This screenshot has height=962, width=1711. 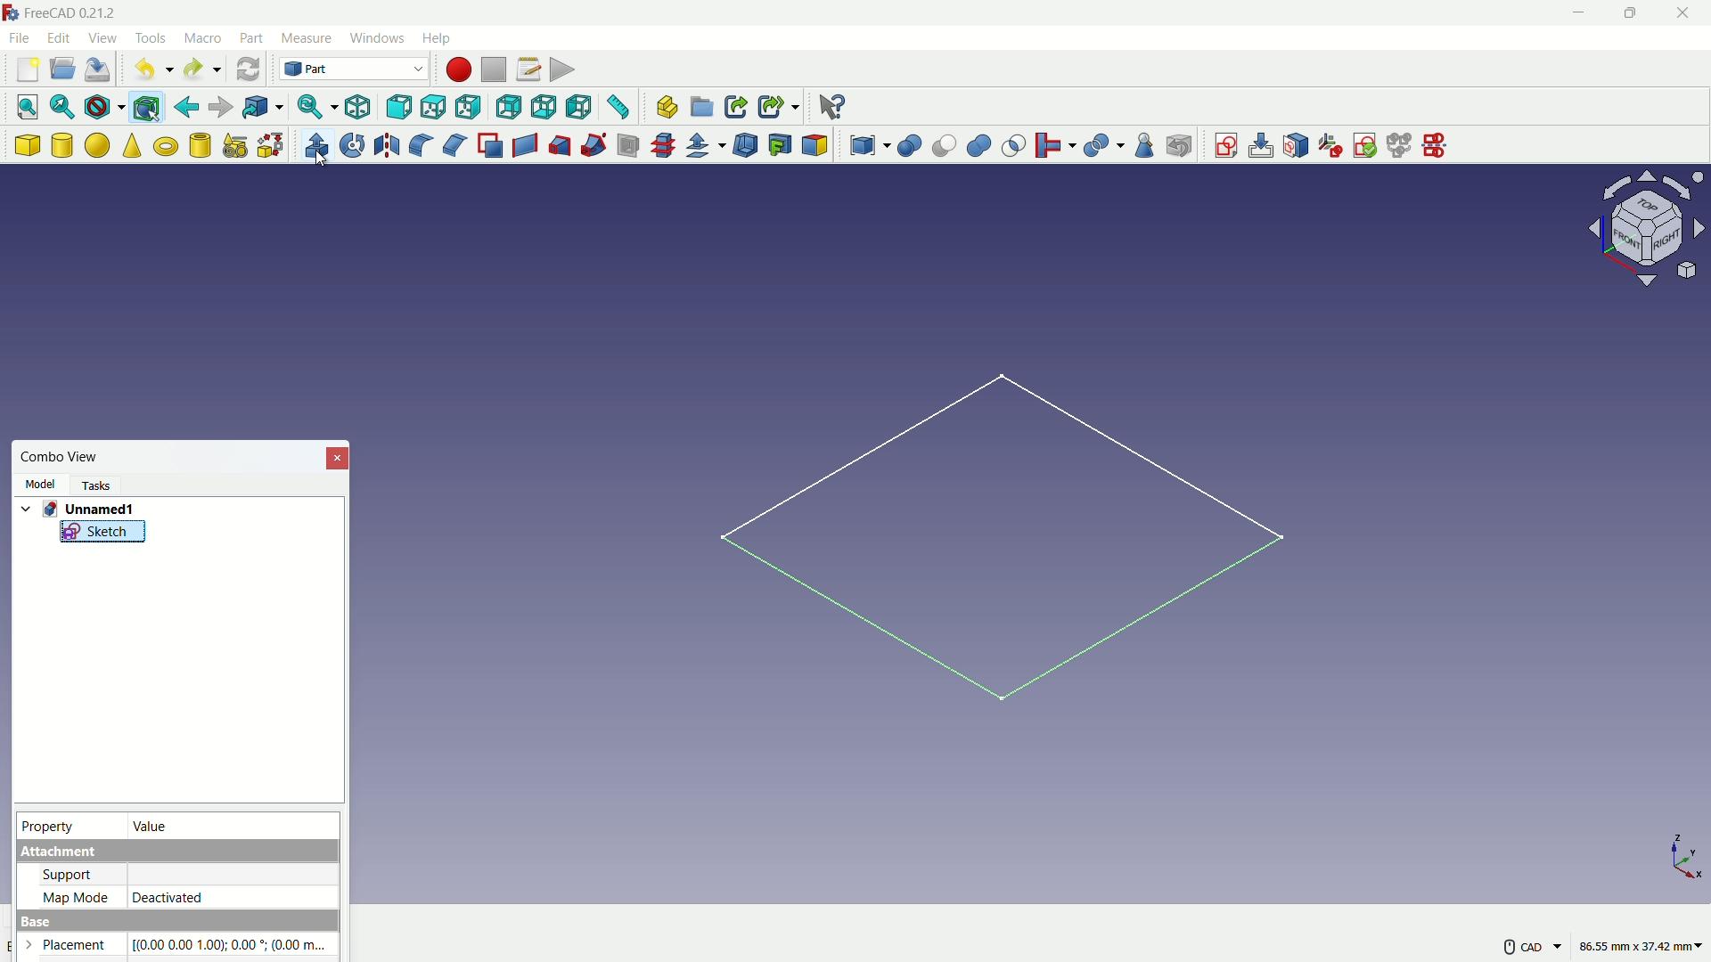 What do you see at coordinates (528, 69) in the screenshot?
I see `macro settings` at bounding box center [528, 69].